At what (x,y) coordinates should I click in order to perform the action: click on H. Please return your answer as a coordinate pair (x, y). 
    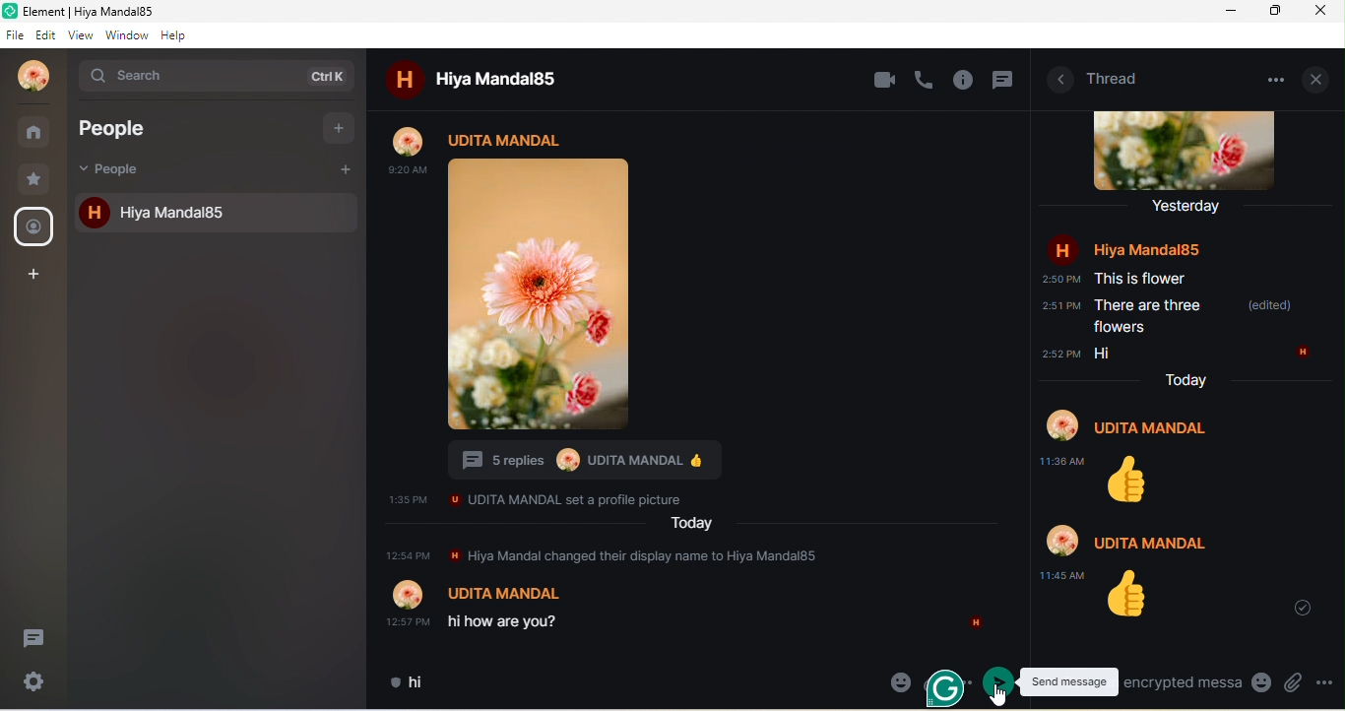
    Looking at the image, I should click on (1303, 353).